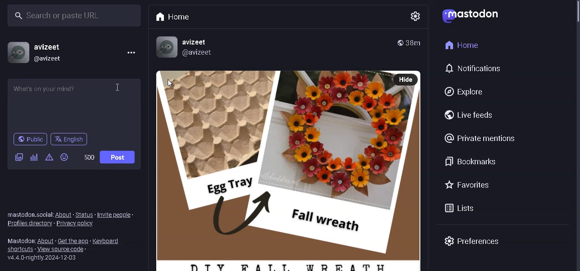 The image size is (580, 271). Describe the element at coordinates (64, 215) in the screenshot. I see `about` at that location.